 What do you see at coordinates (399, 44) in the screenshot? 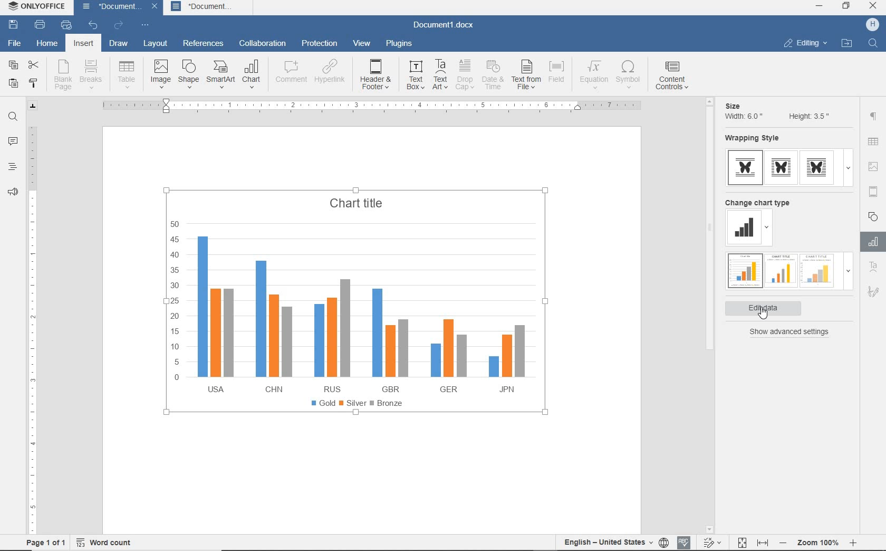
I see `plugins` at bounding box center [399, 44].